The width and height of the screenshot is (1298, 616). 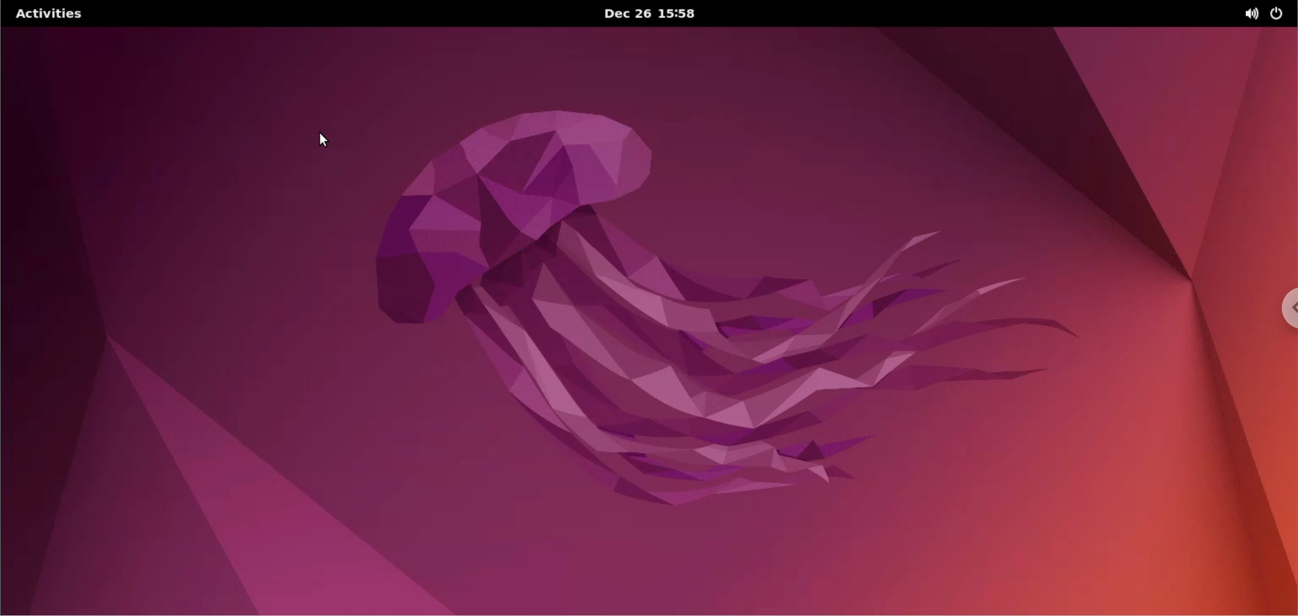 What do you see at coordinates (324, 140) in the screenshot?
I see `cursor` at bounding box center [324, 140].